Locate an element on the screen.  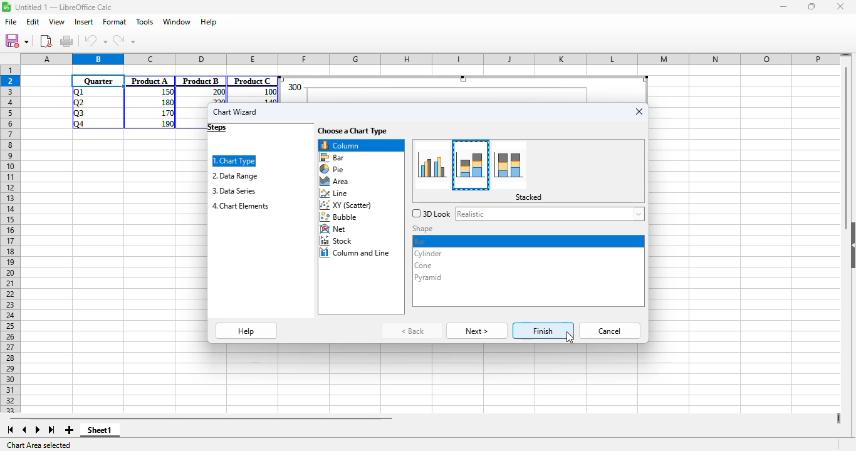
Untitled 1 — LibreOffice Calc is located at coordinates (64, 7).